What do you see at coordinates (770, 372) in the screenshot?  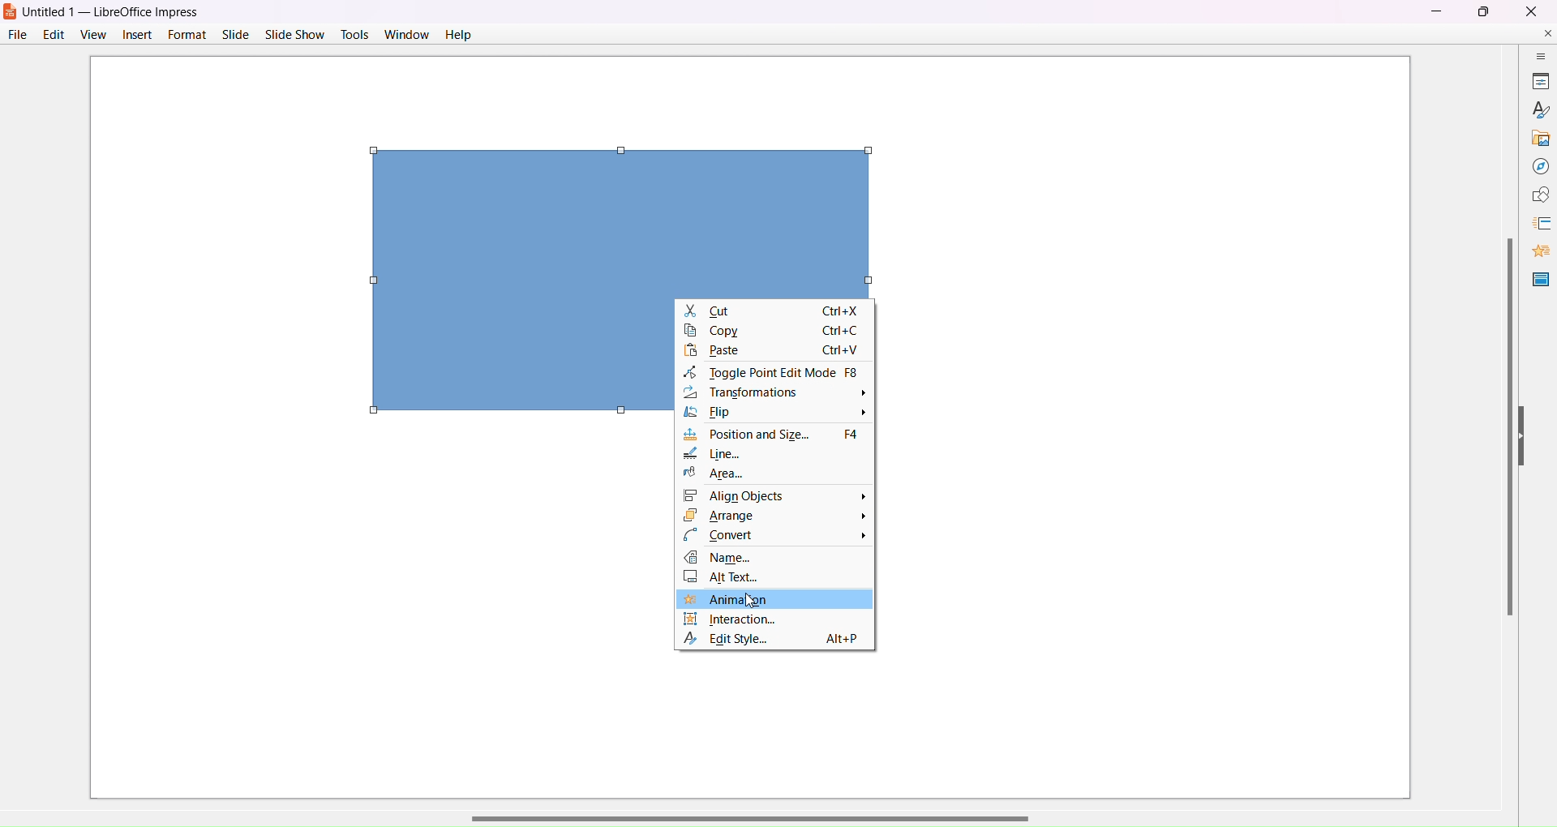 I see `Toggle point editor mode` at bounding box center [770, 372].